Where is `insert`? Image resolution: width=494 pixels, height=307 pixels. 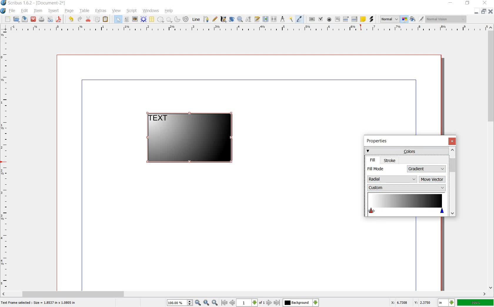 insert is located at coordinates (54, 11).